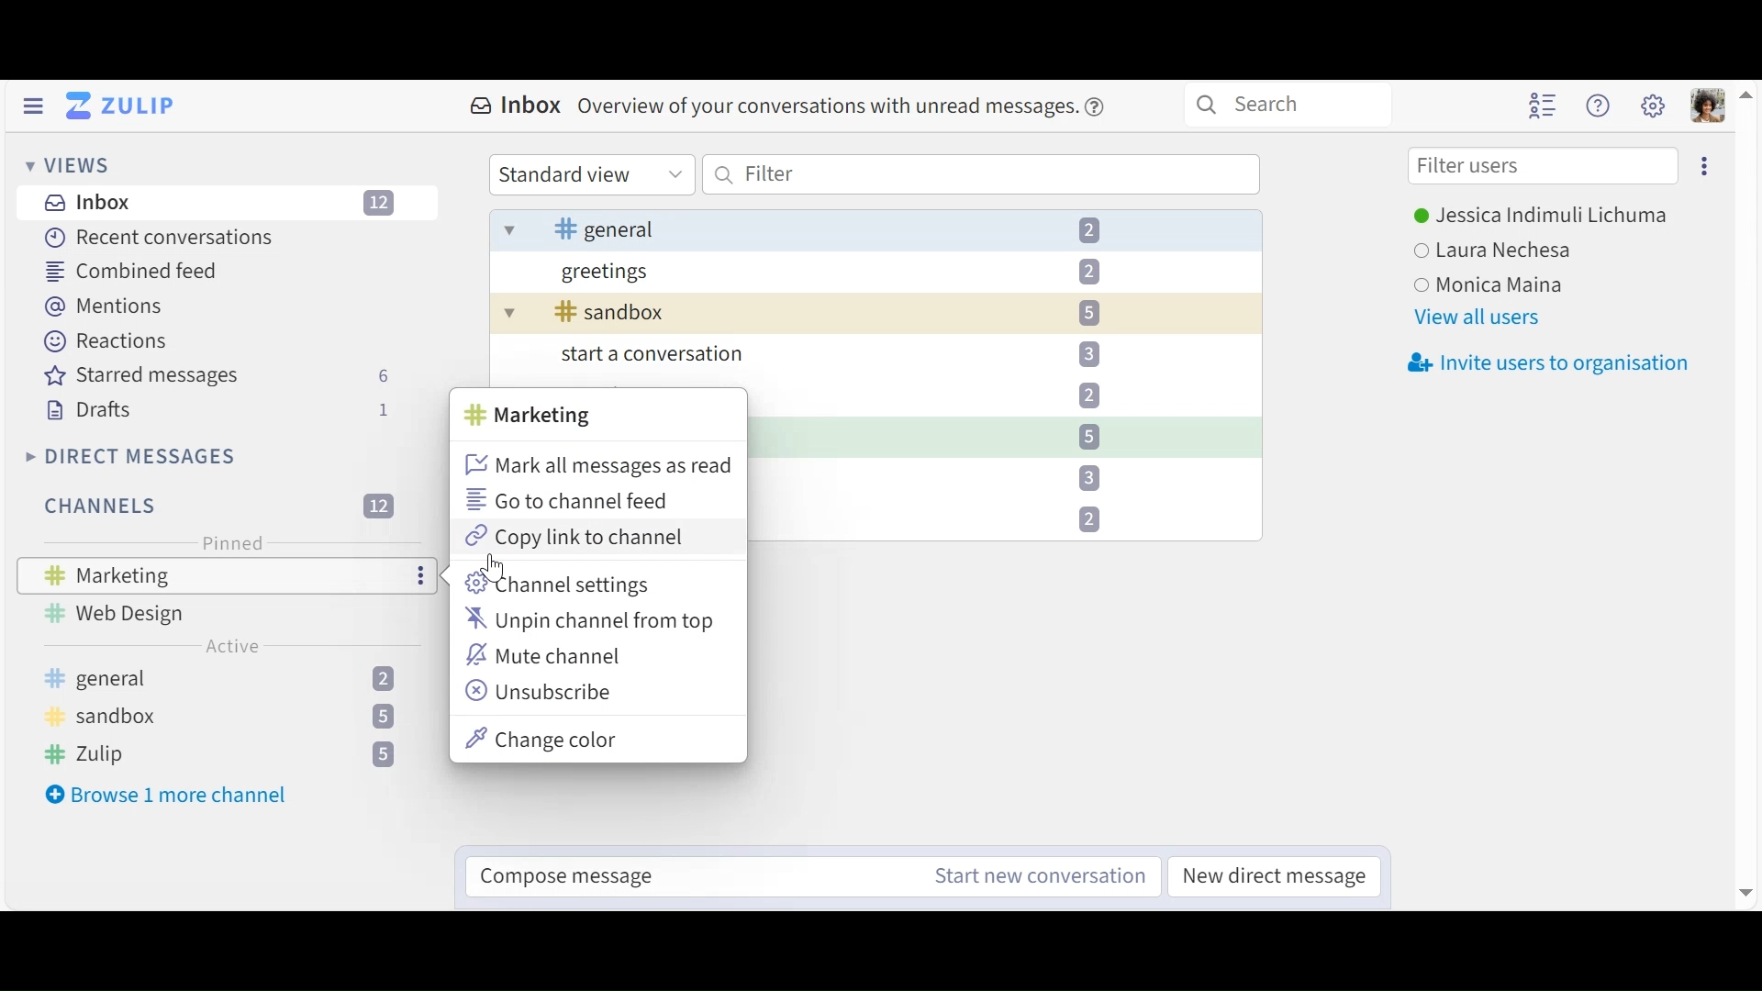  I want to click on #Channel, so click(533, 417).